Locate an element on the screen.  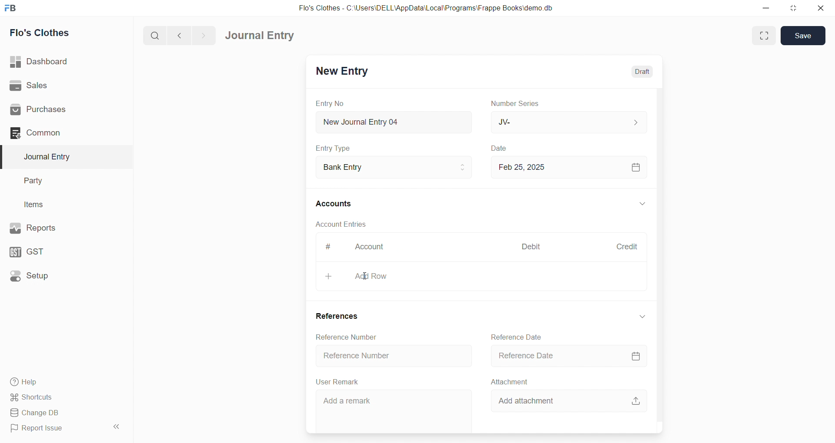
Help is located at coordinates (63, 381).